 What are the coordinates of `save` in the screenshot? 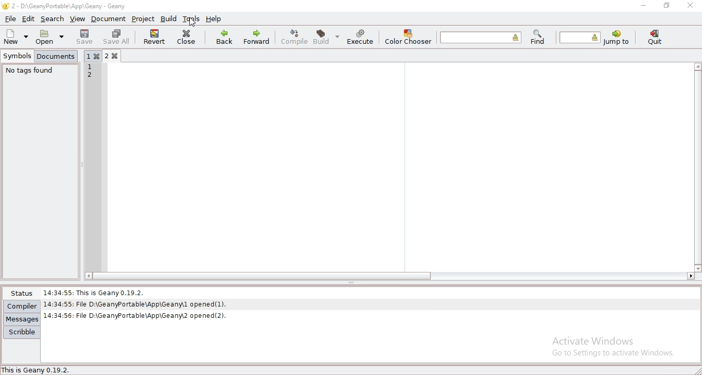 It's located at (85, 37).